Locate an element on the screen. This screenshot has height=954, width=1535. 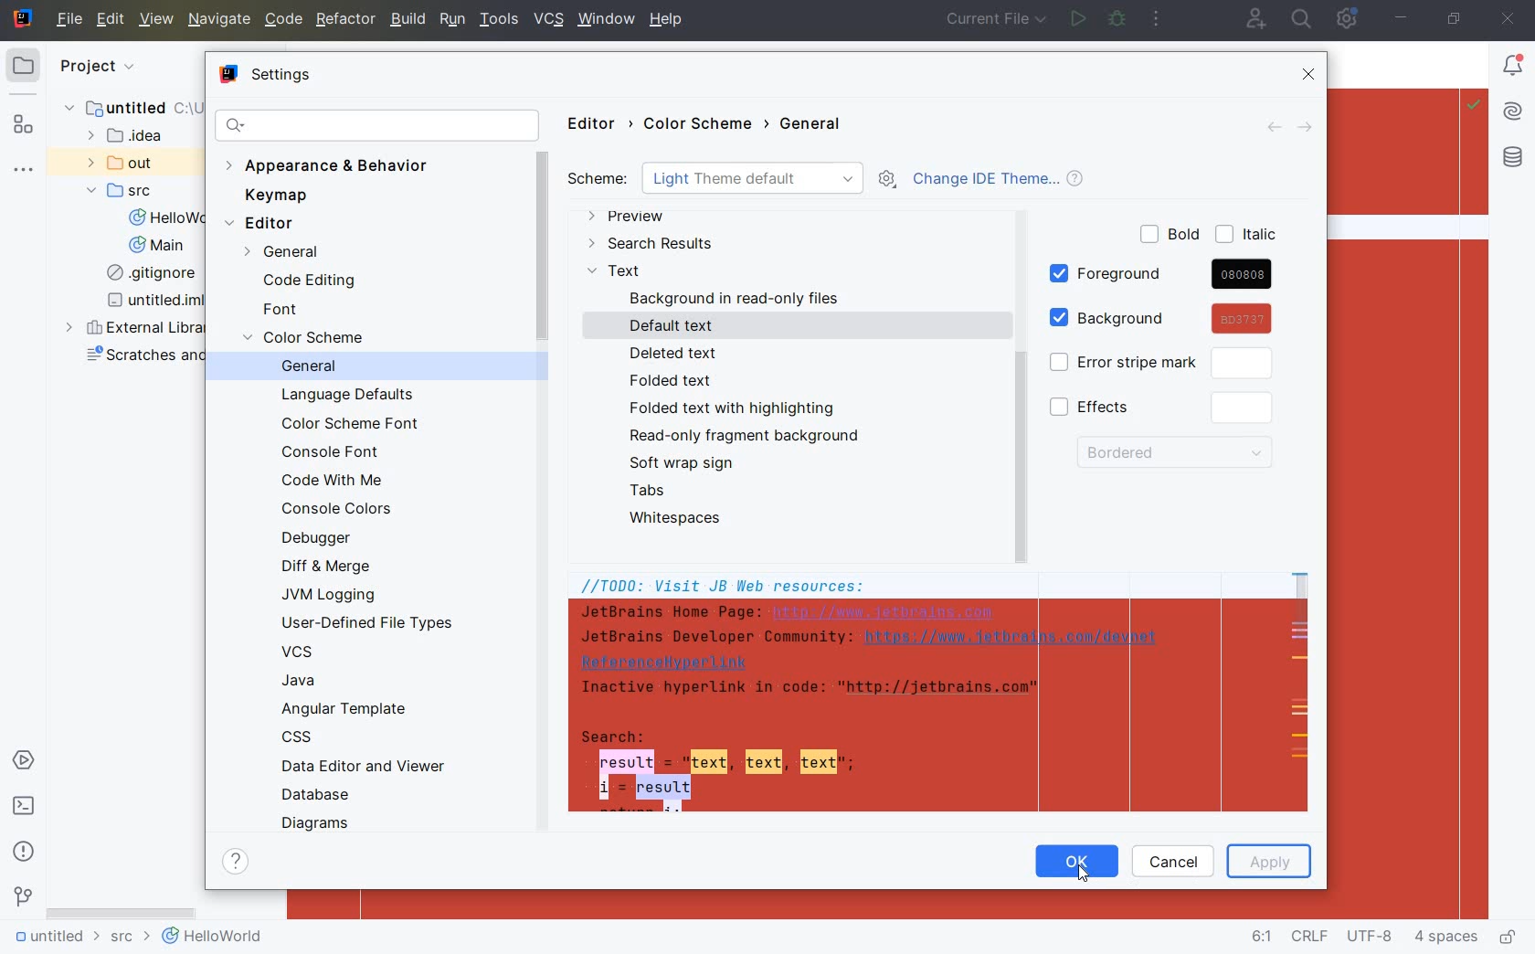
cursor is located at coordinates (1245, 320).